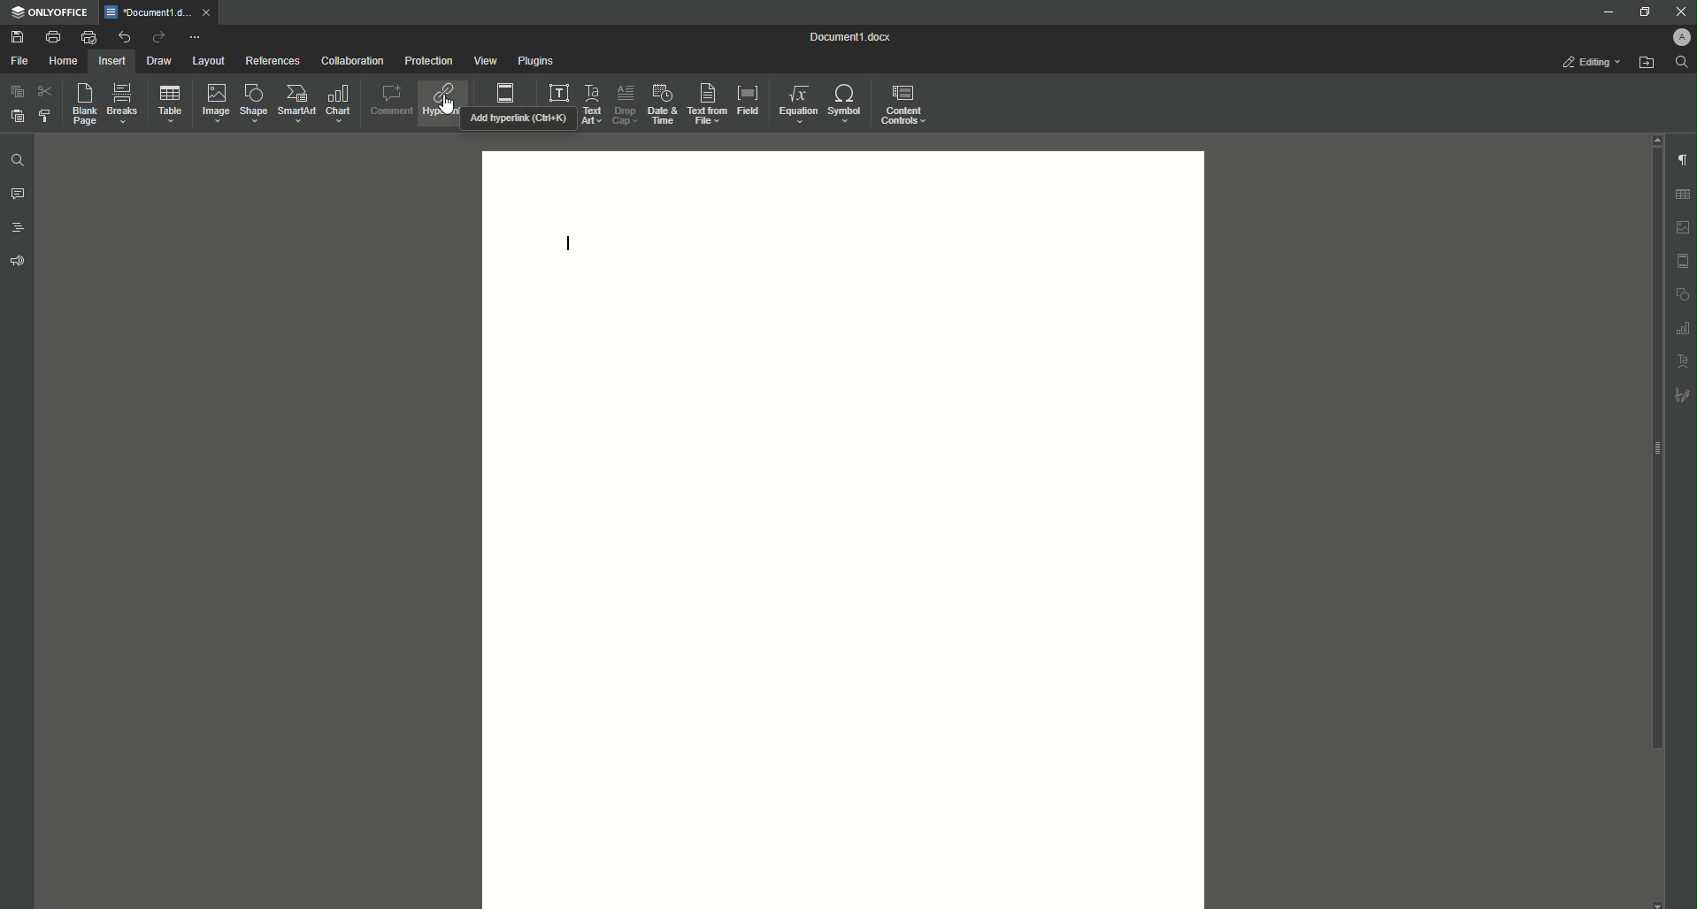 The image size is (1697, 909). What do you see at coordinates (445, 104) in the screenshot?
I see `cursor` at bounding box center [445, 104].